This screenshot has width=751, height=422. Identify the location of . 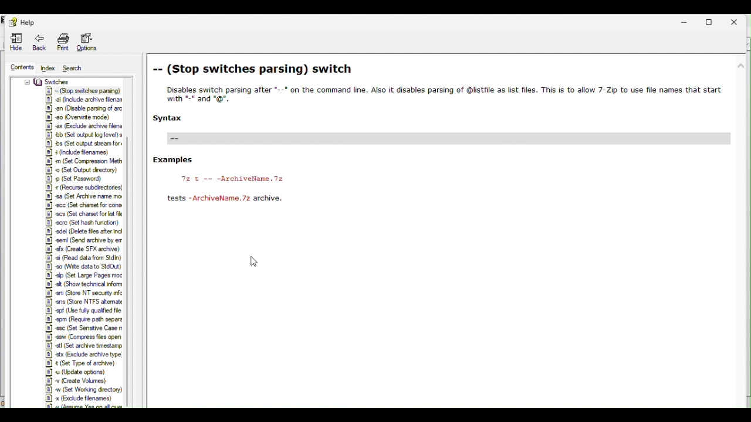
(86, 196).